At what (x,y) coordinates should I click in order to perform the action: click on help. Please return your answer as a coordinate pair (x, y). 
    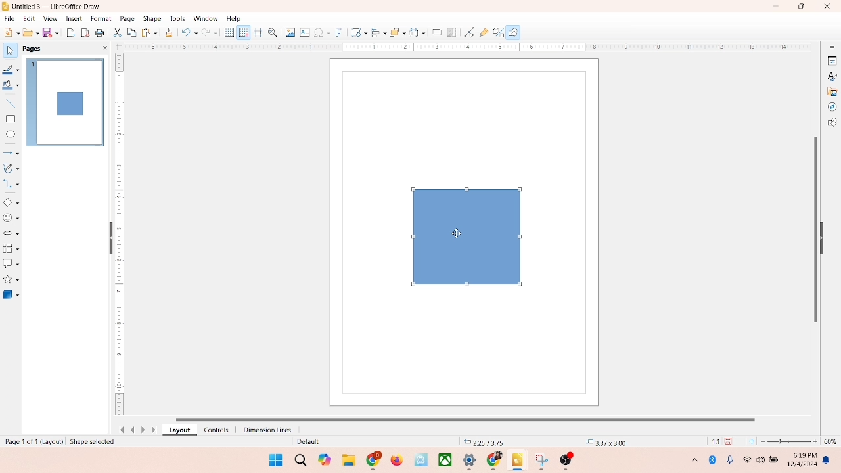
    Looking at the image, I should click on (234, 18).